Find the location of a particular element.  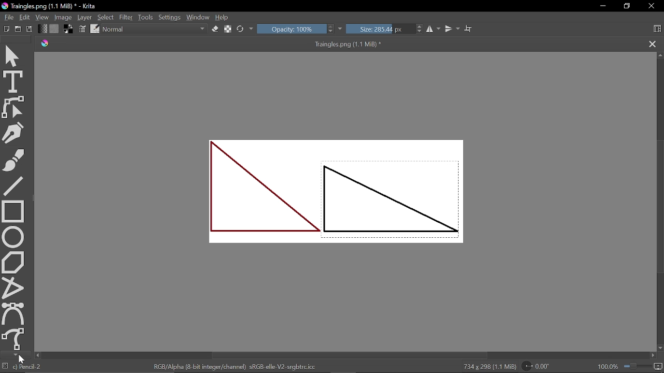

Traingles.png (1.1 MiB) * - Krita is located at coordinates (51, 7).